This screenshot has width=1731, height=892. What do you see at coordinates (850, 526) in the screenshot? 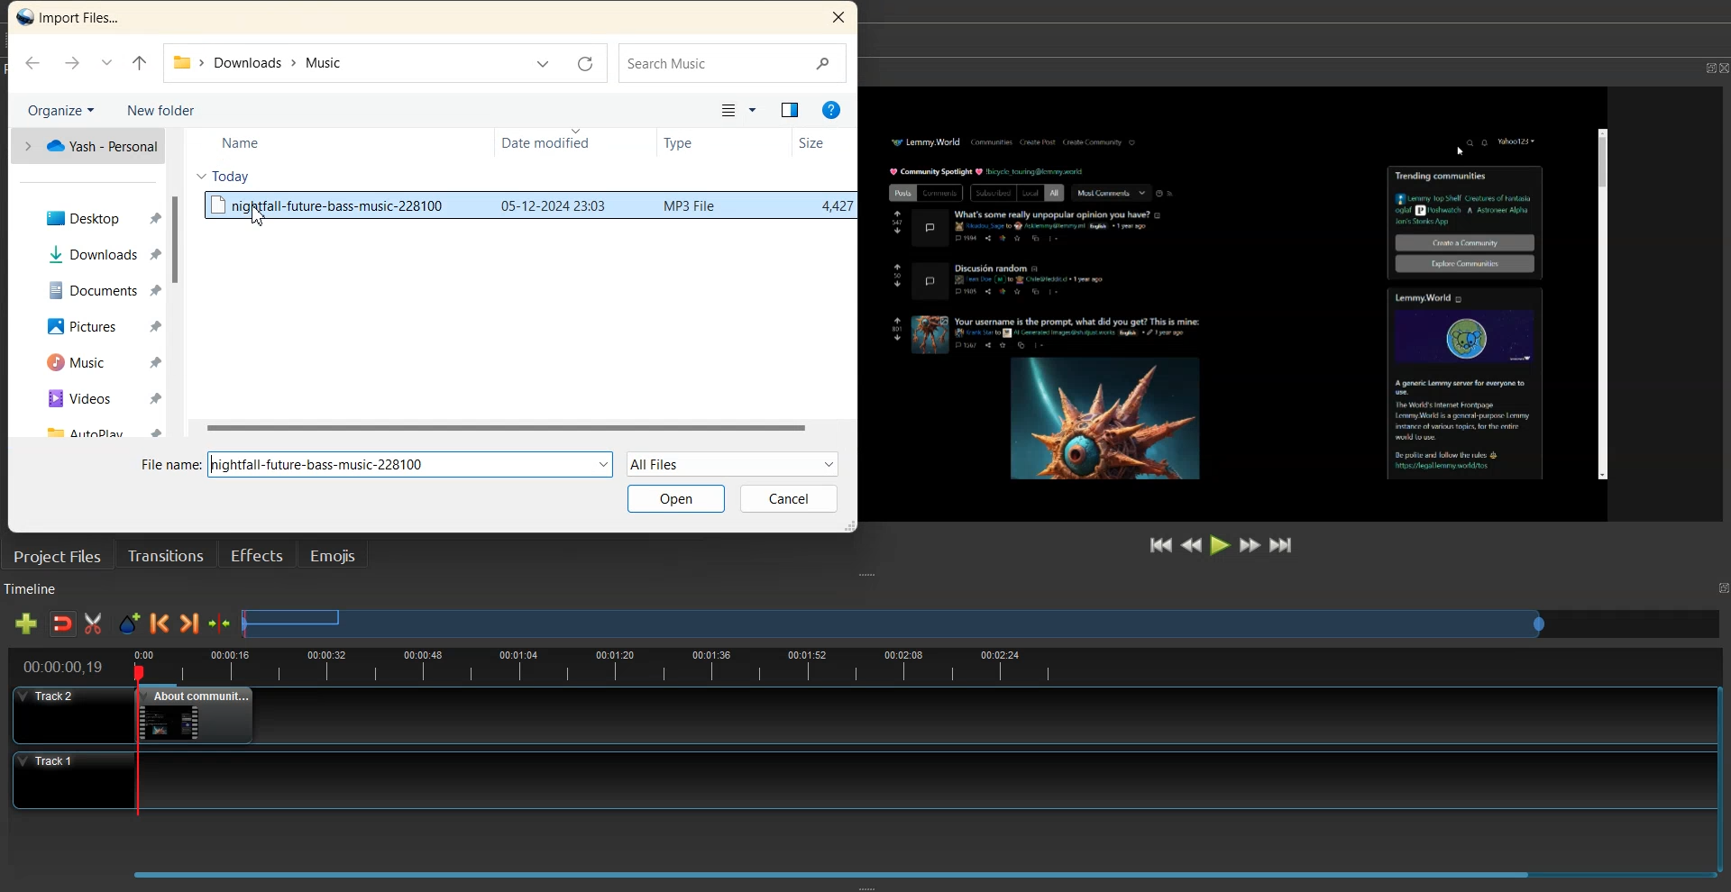
I see `Window Adjuster` at bounding box center [850, 526].